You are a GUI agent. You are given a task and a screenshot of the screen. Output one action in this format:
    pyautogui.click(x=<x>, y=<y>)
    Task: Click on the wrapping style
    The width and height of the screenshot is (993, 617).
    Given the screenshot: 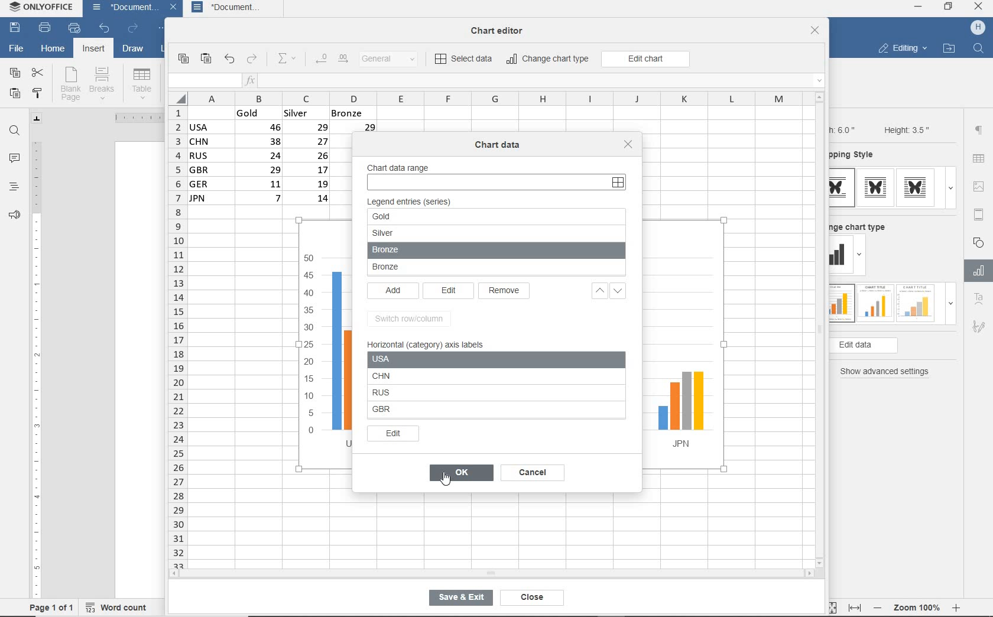 What is the action you would take?
    pyautogui.click(x=856, y=155)
    